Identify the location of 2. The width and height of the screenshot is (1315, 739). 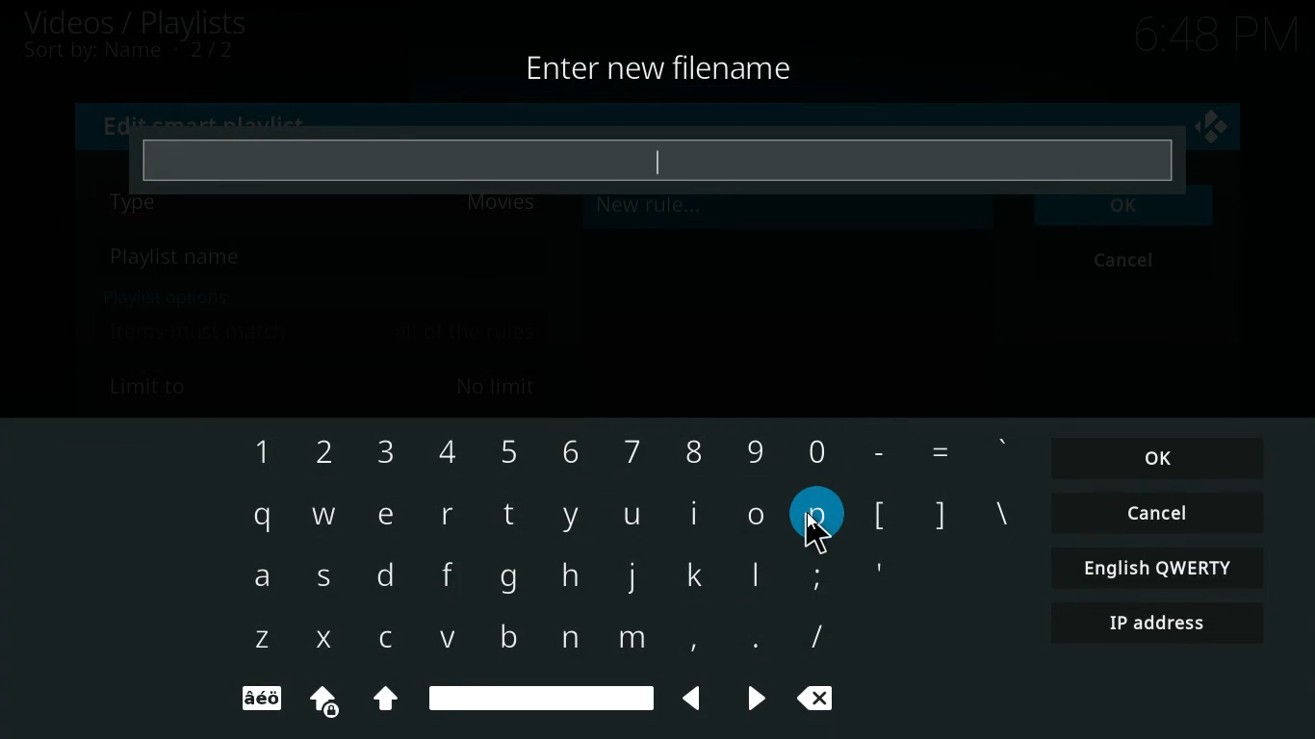
(317, 453).